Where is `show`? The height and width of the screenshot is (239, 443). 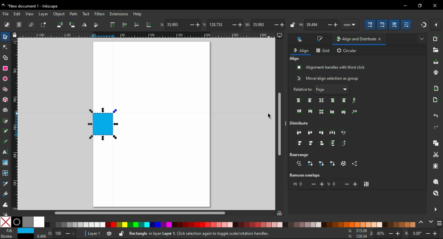
show is located at coordinates (346, 89).